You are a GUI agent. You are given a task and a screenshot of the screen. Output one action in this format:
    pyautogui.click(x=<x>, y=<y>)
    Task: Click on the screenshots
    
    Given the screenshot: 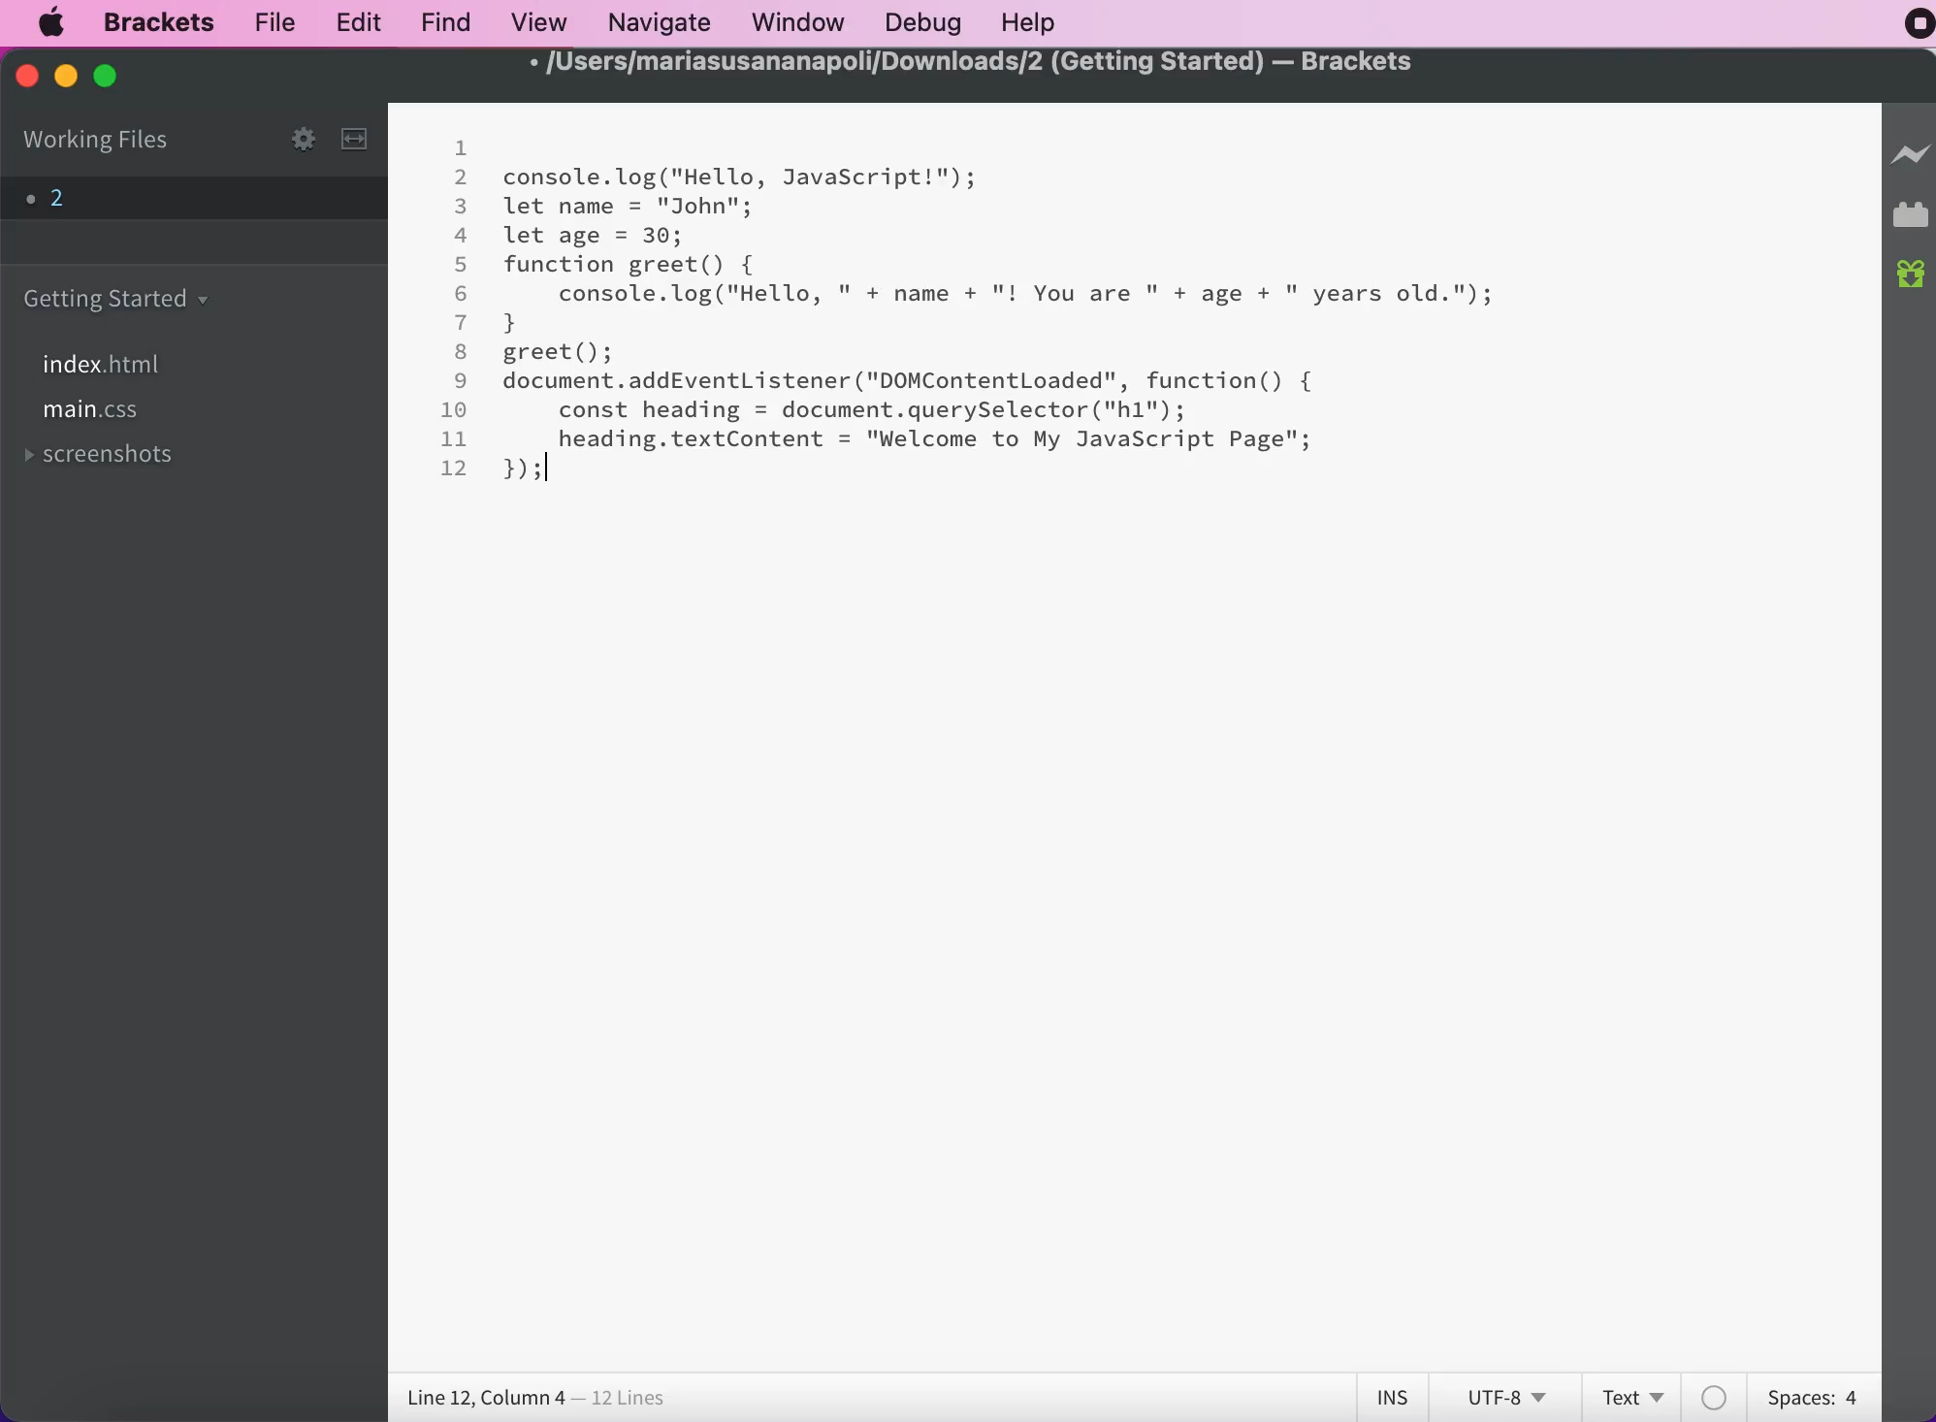 What is the action you would take?
    pyautogui.click(x=132, y=455)
    